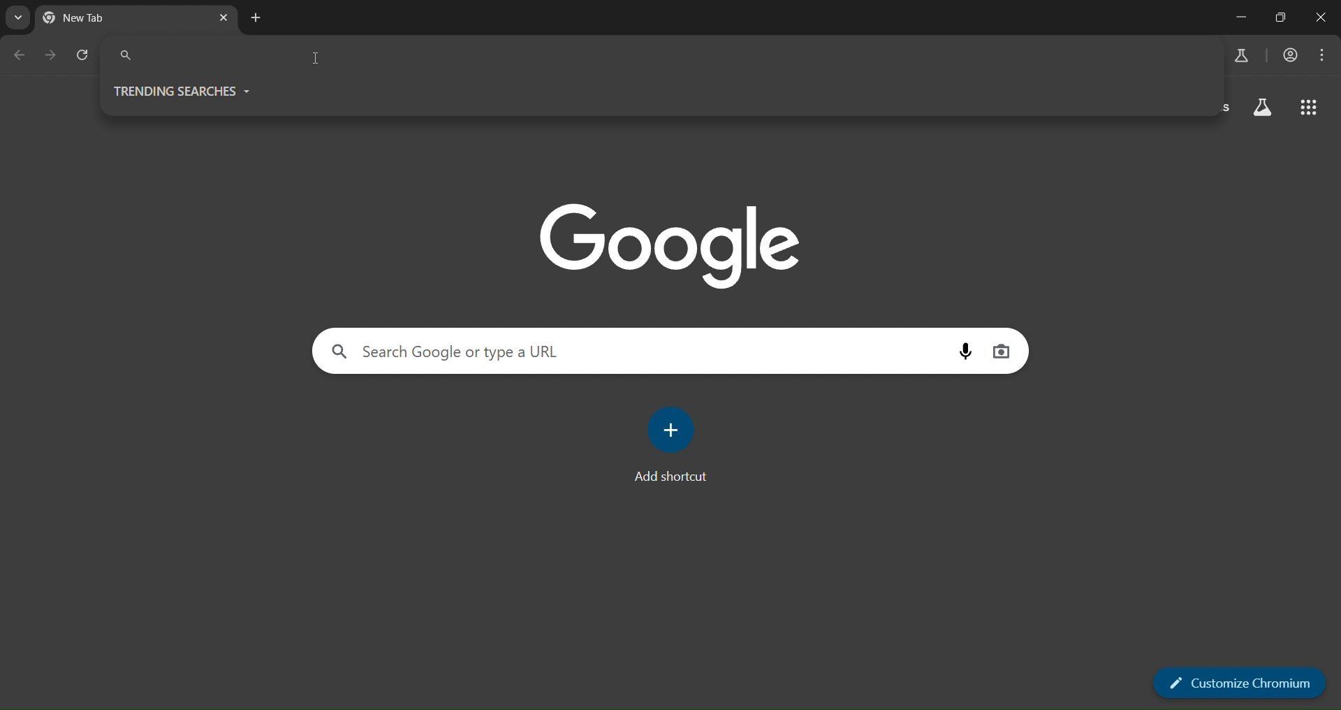  What do you see at coordinates (101, 15) in the screenshot?
I see `current tab` at bounding box center [101, 15].